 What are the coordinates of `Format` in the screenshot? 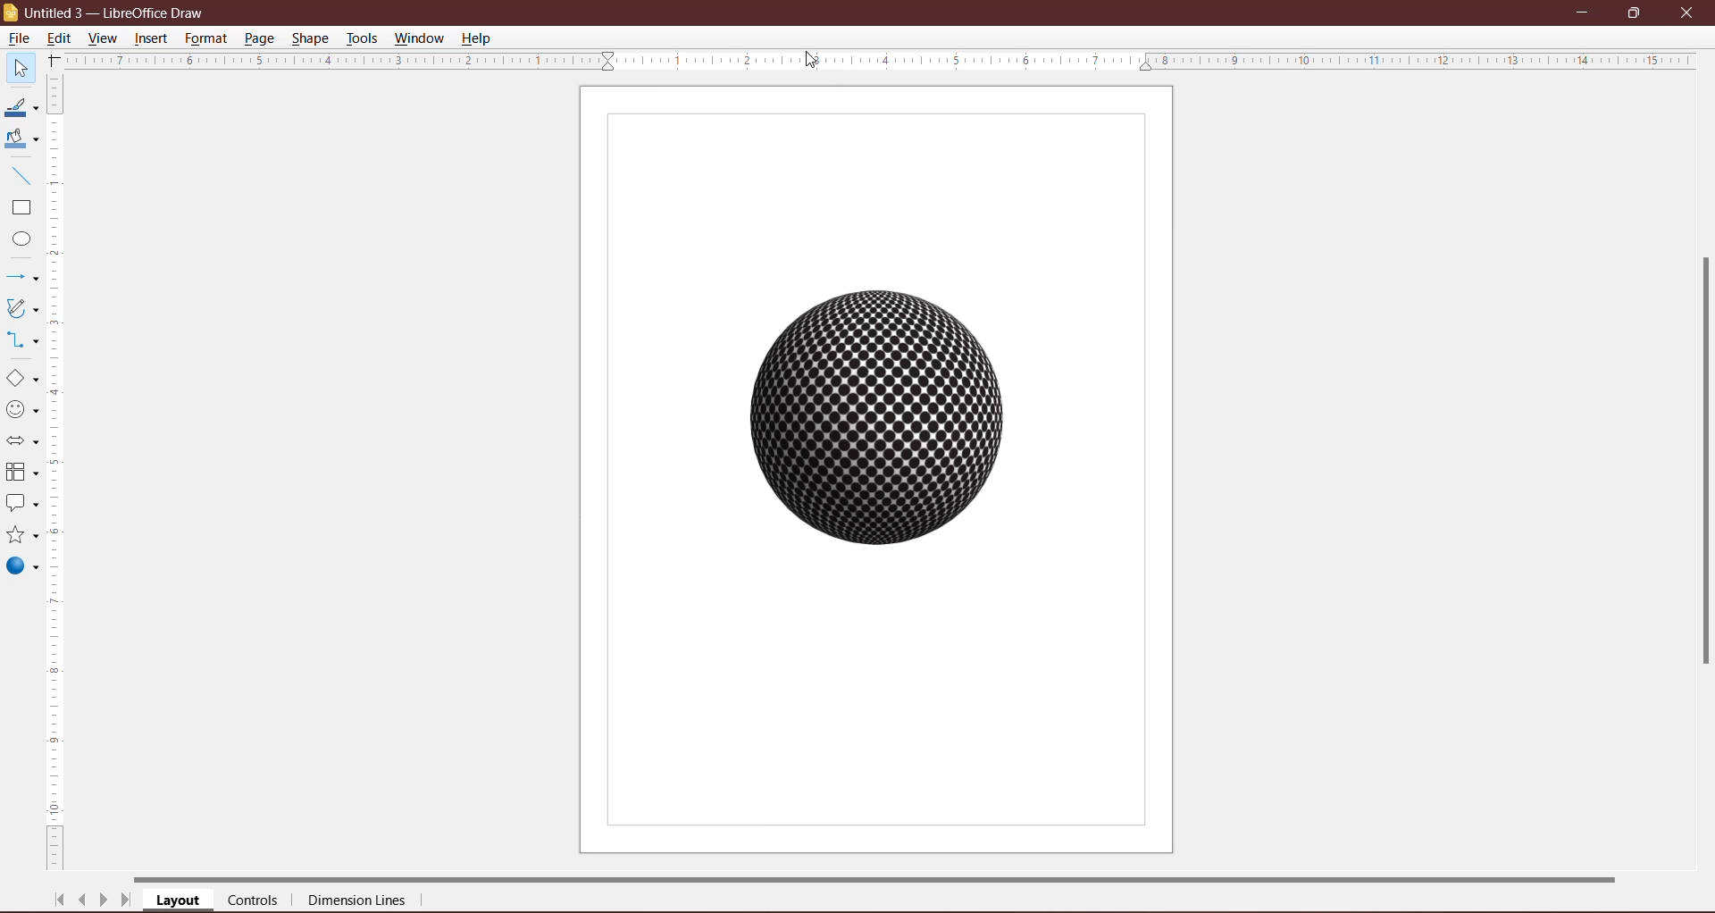 It's located at (205, 38).